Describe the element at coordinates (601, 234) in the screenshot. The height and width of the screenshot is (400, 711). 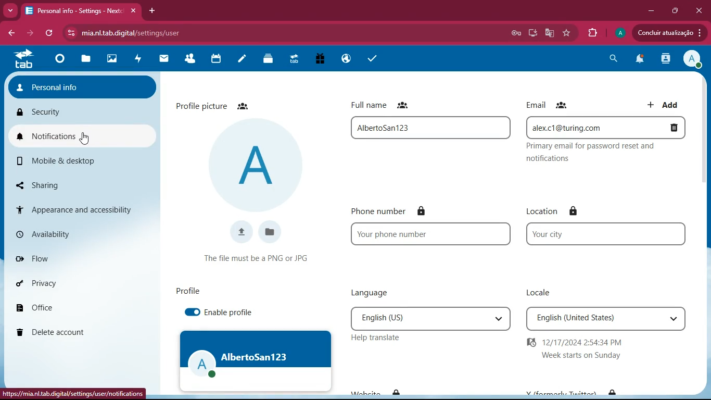
I see `location` at that location.